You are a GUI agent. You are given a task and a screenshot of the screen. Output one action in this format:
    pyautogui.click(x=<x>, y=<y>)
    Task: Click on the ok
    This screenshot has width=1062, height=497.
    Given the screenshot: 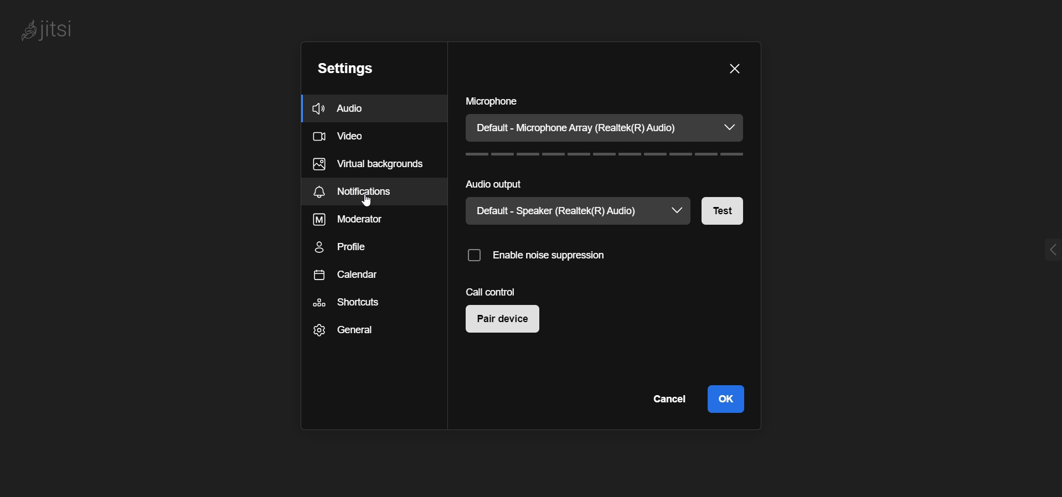 What is the action you would take?
    pyautogui.click(x=725, y=397)
    